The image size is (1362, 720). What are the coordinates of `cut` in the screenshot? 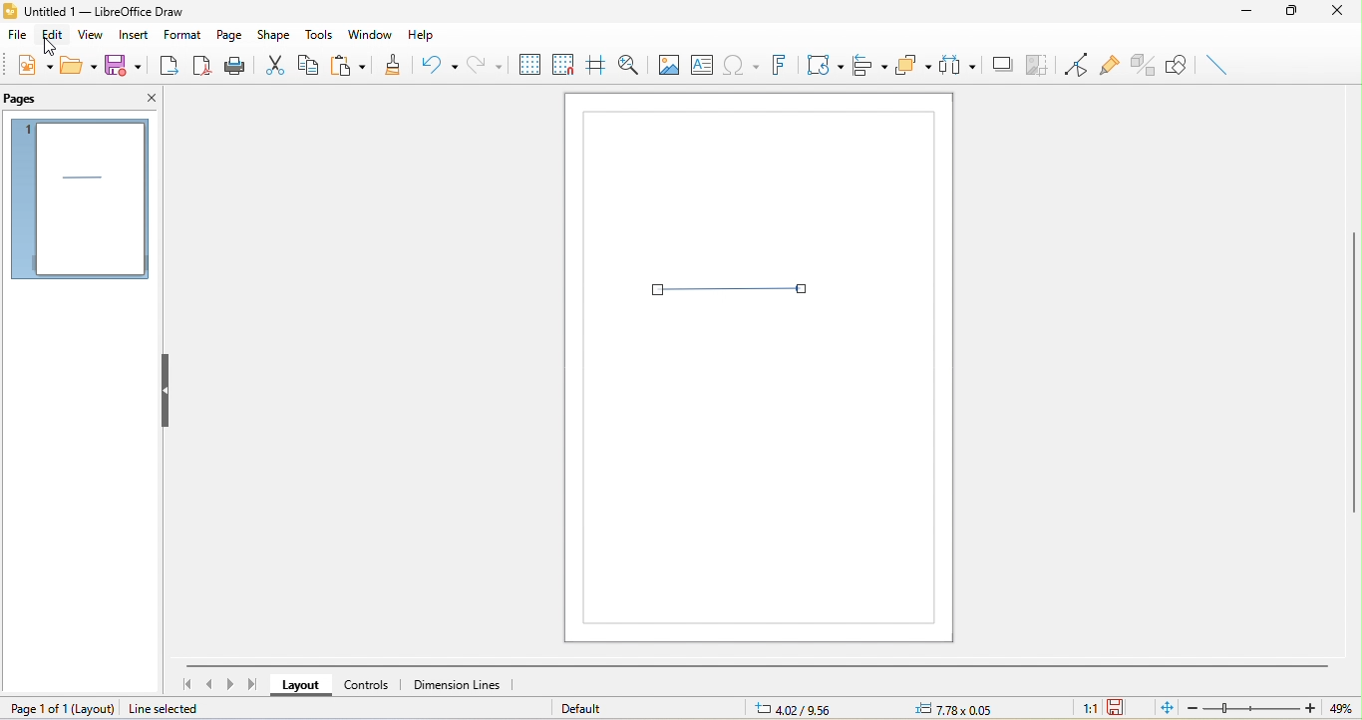 It's located at (280, 64).